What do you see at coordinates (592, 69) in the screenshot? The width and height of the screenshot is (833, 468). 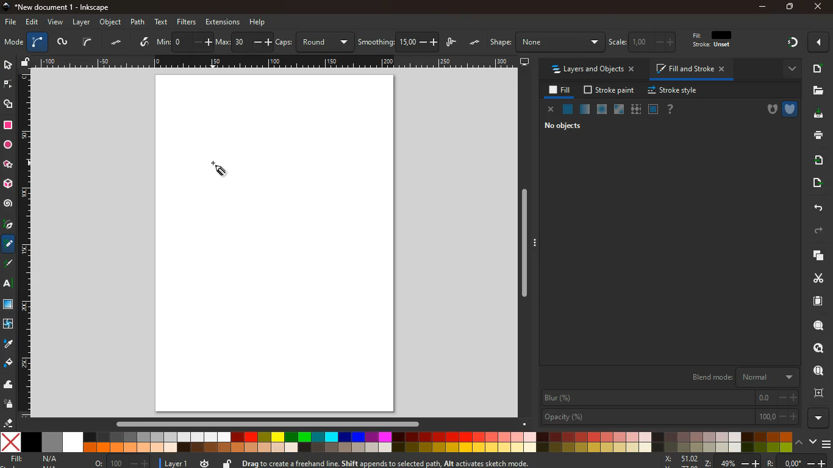 I see `layers and objects` at bounding box center [592, 69].